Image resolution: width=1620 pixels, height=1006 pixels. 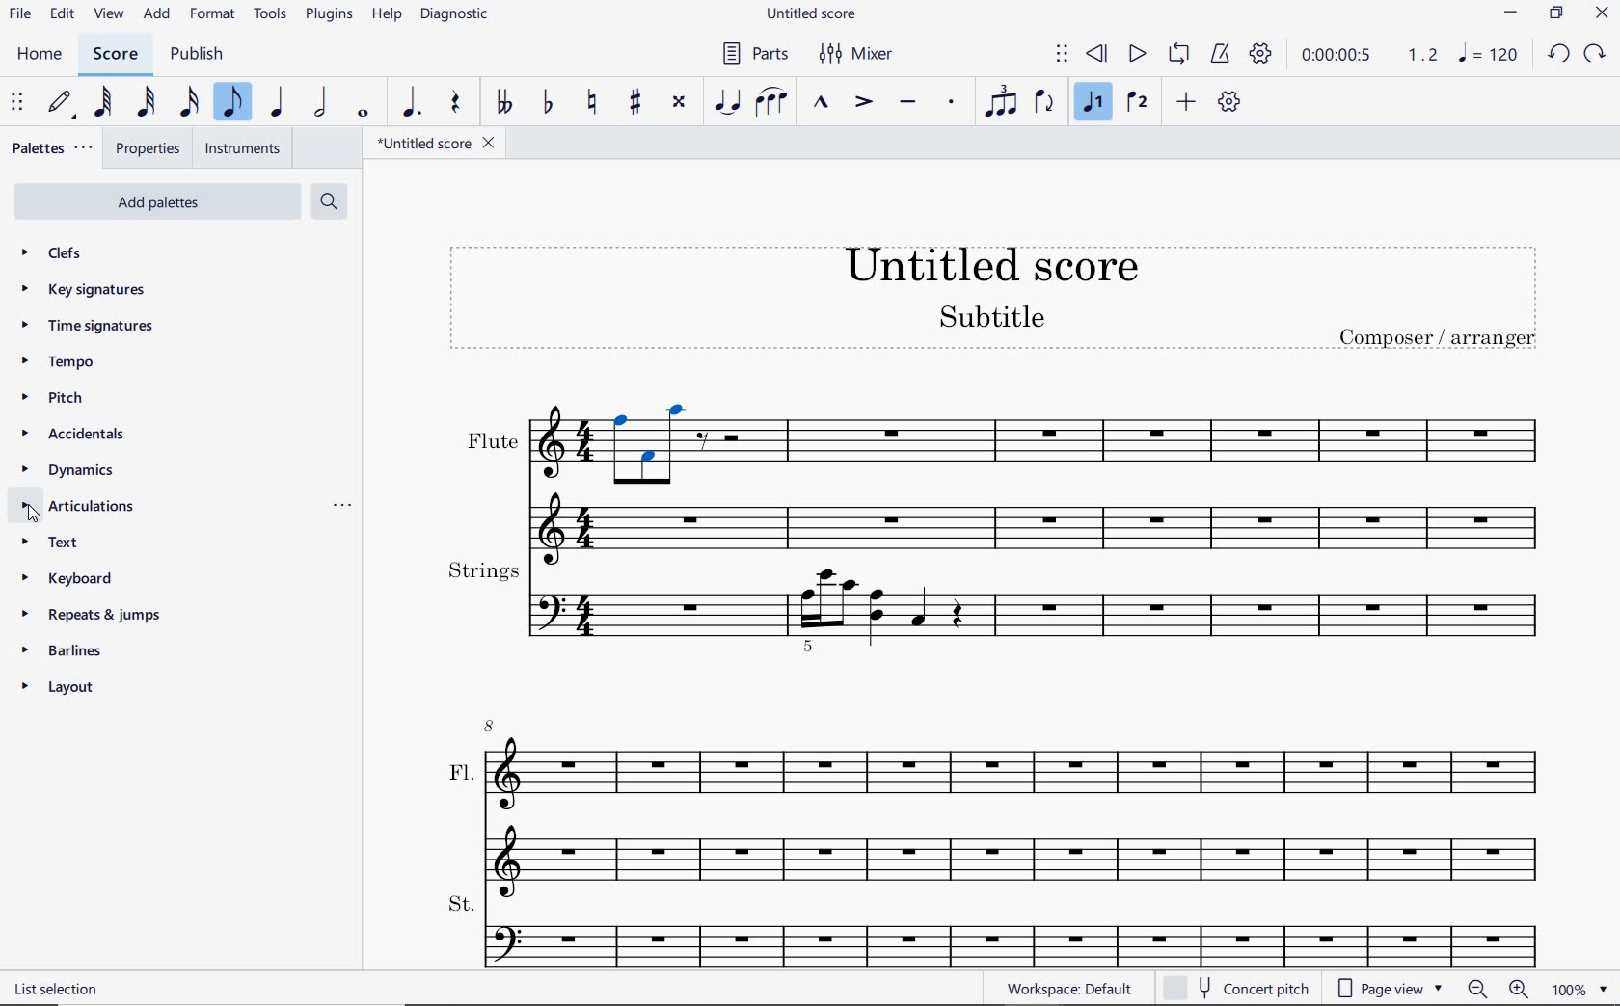 What do you see at coordinates (196, 55) in the screenshot?
I see `publish` at bounding box center [196, 55].